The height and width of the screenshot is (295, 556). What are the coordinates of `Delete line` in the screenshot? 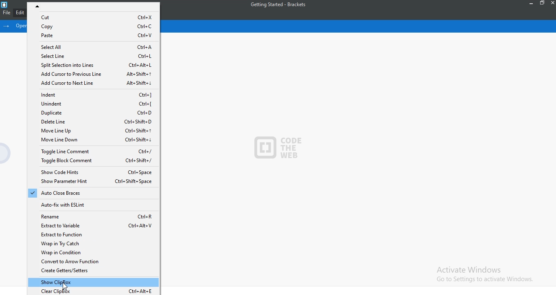 It's located at (90, 123).